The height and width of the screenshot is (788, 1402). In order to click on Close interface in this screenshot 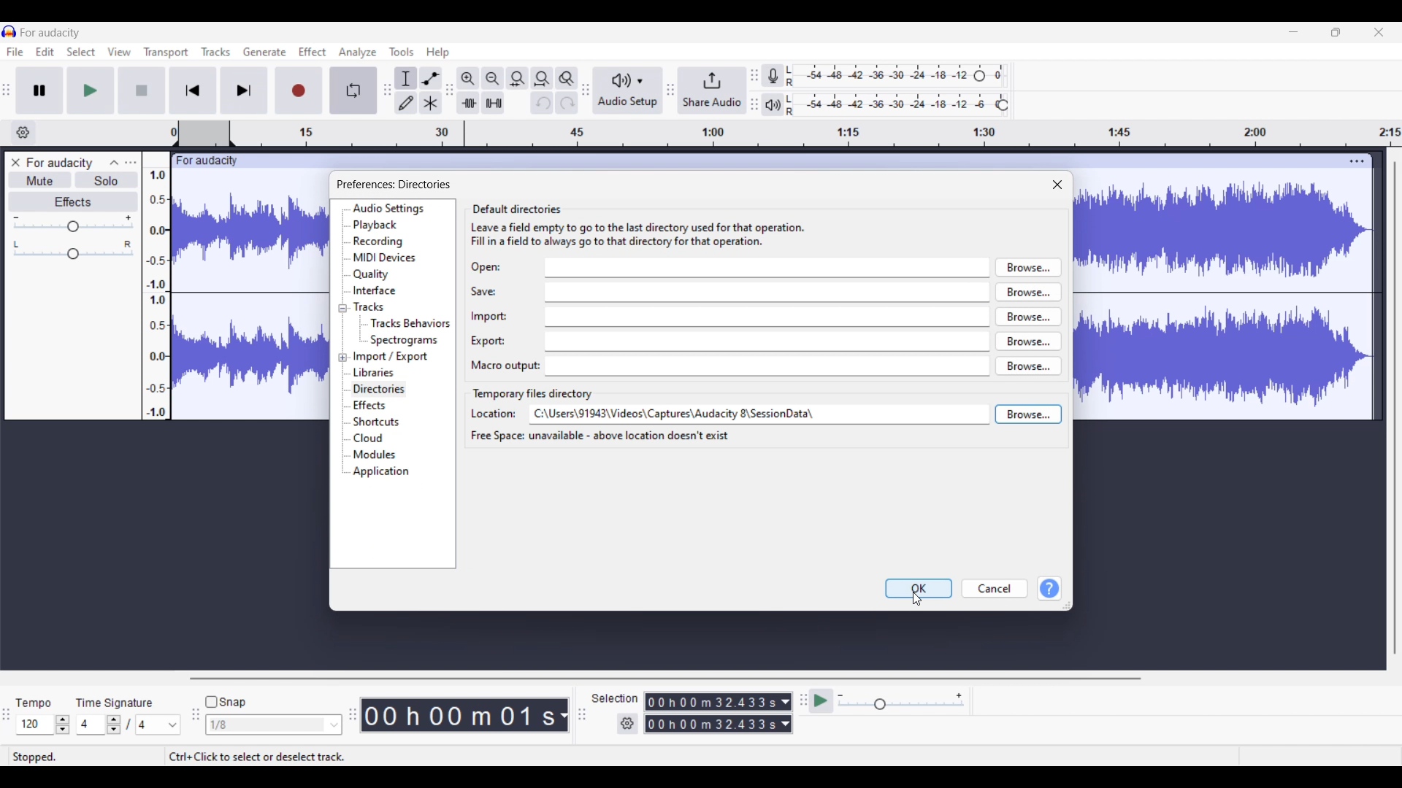, I will do `click(1379, 32)`.